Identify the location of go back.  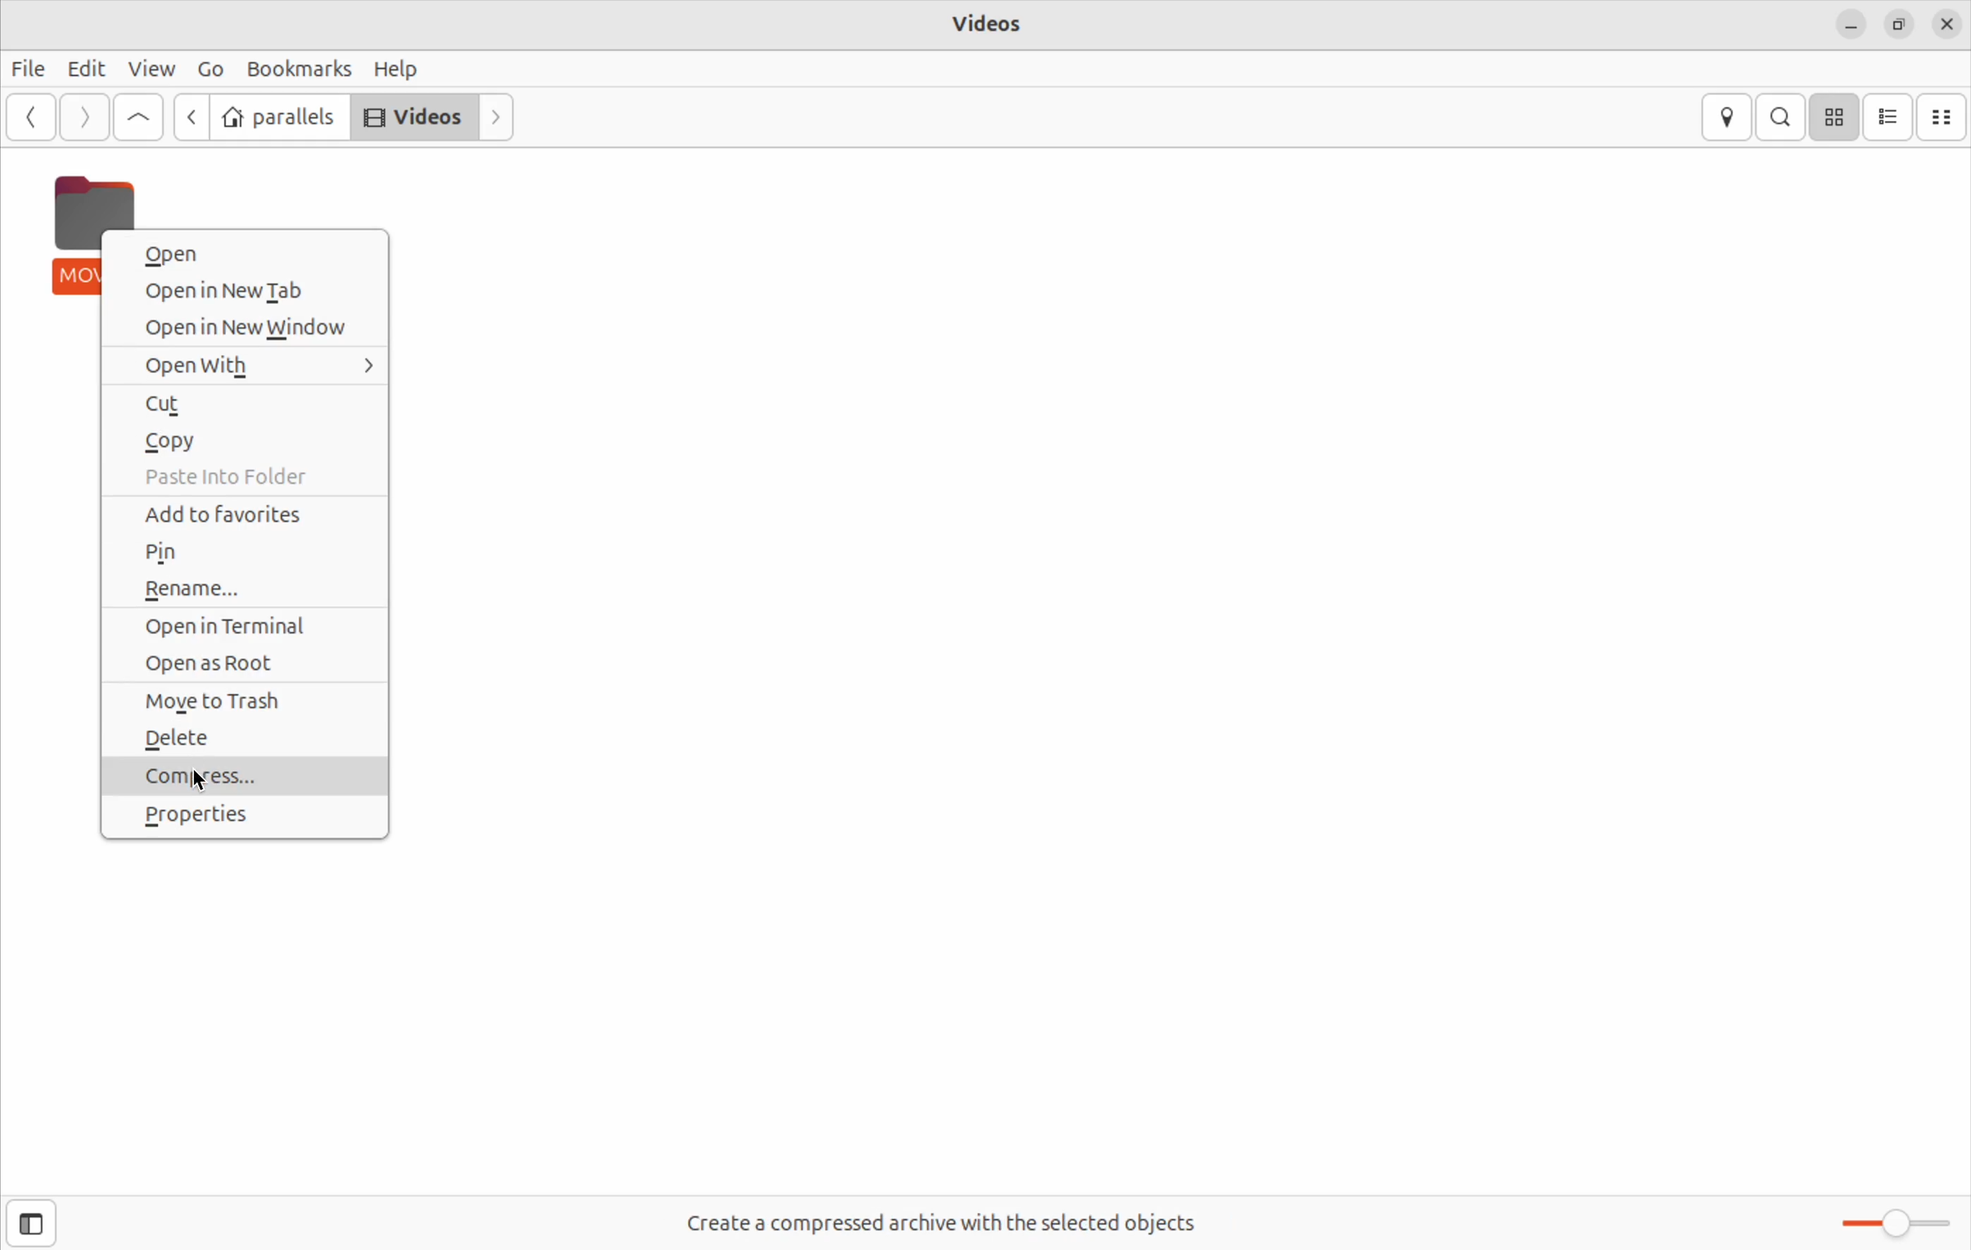
(190, 117).